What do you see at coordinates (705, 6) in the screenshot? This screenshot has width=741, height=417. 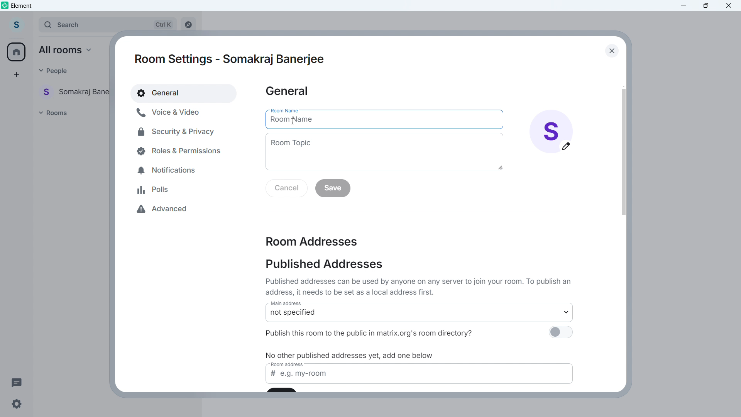 I see `maximize` at bounding box center [705, 6].